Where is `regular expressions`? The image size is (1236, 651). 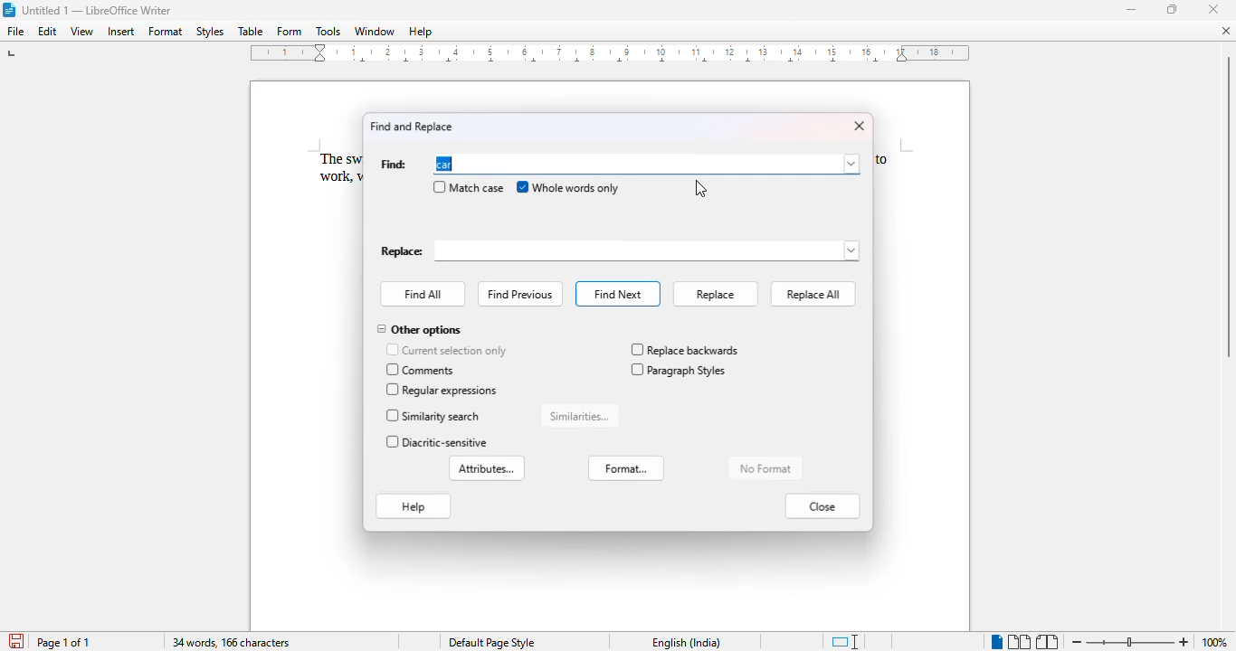 regular expressions is located at coordinates (443, 390).